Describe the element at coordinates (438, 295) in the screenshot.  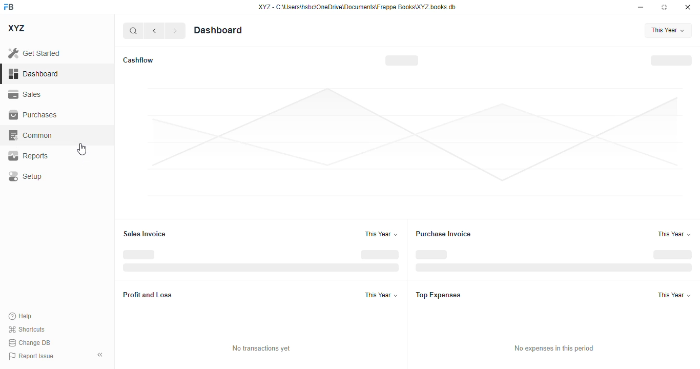
I see `top expenses` at that location.